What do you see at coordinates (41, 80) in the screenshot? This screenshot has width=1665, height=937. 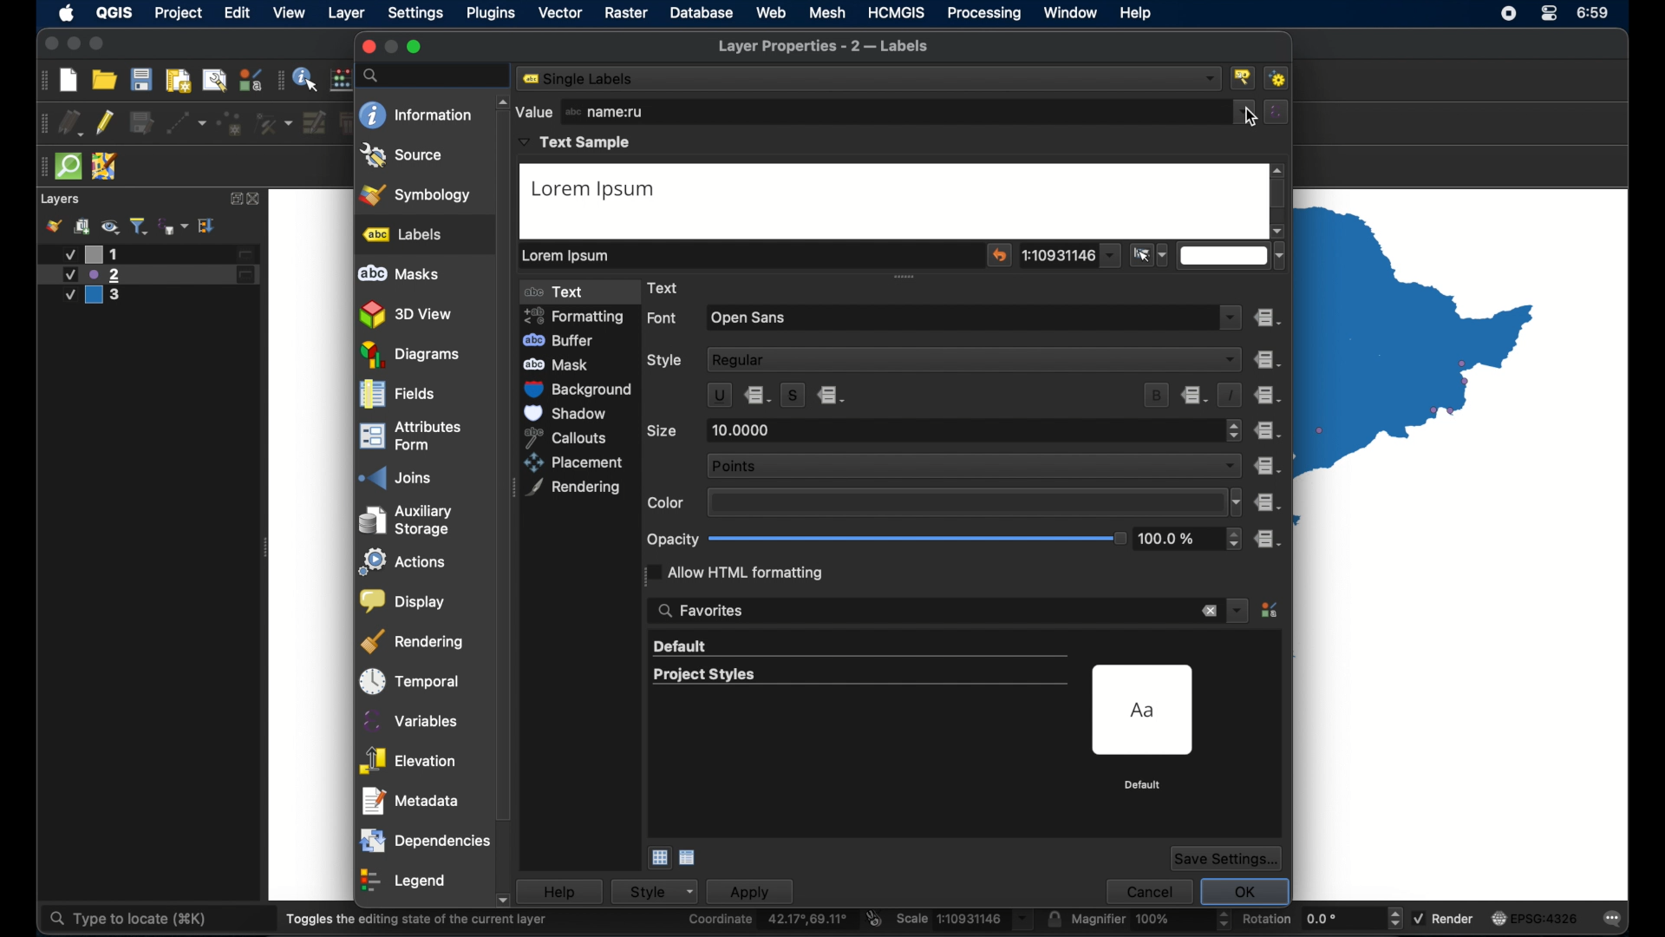 I see `drag handle` at bounding box center [41, 80].